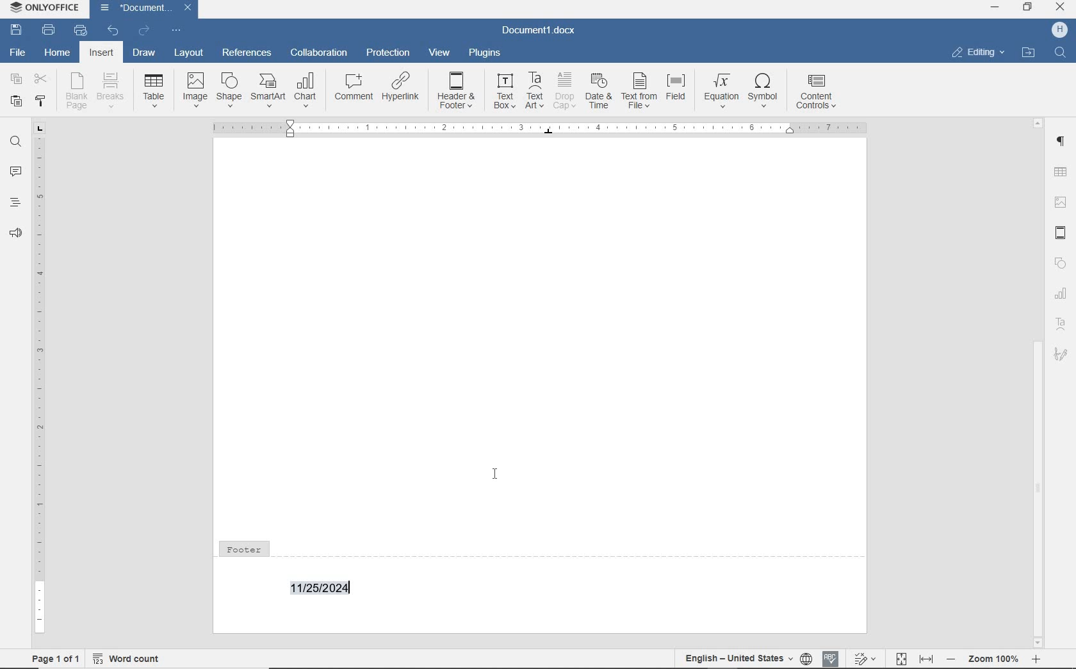 This screenshot has height=669, width=1076. I want to click on track changes, so click(863, 659).